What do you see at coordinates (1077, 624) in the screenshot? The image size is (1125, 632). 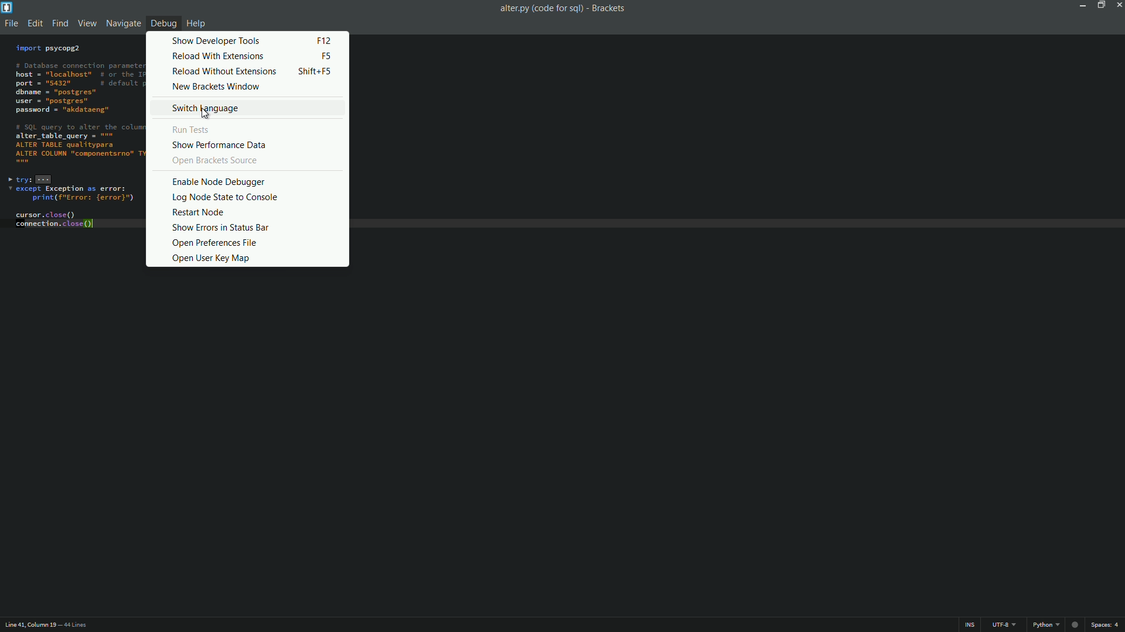 I see `circle` at bounding box center [1077, 624].